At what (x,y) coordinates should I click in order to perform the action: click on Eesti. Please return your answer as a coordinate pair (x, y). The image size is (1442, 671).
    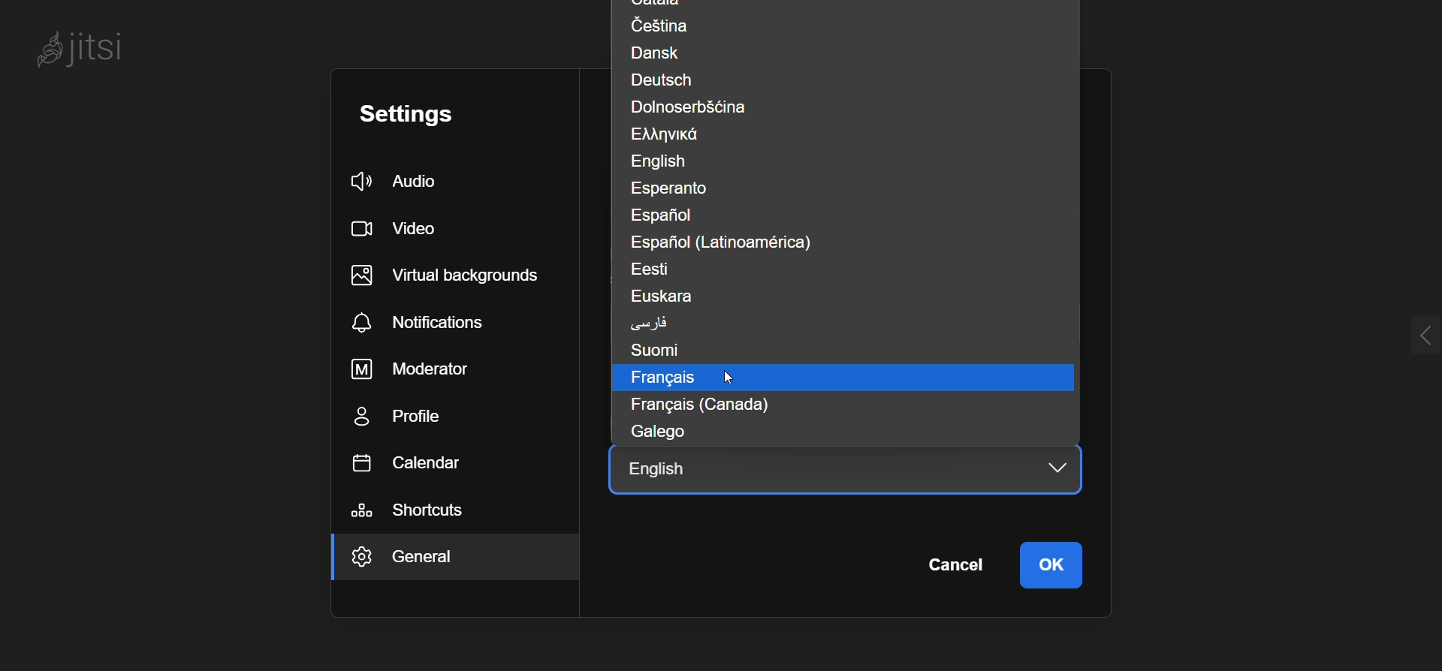
    Looking at the image, I should click on (658, 268).